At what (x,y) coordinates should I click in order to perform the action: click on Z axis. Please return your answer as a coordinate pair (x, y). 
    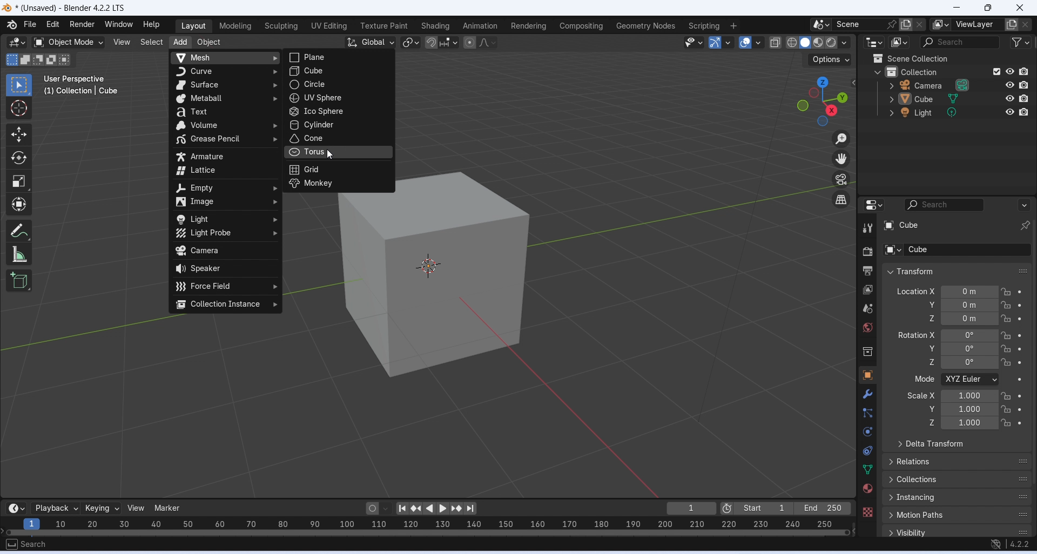
    Looking at the image, I should click on (983, 319).